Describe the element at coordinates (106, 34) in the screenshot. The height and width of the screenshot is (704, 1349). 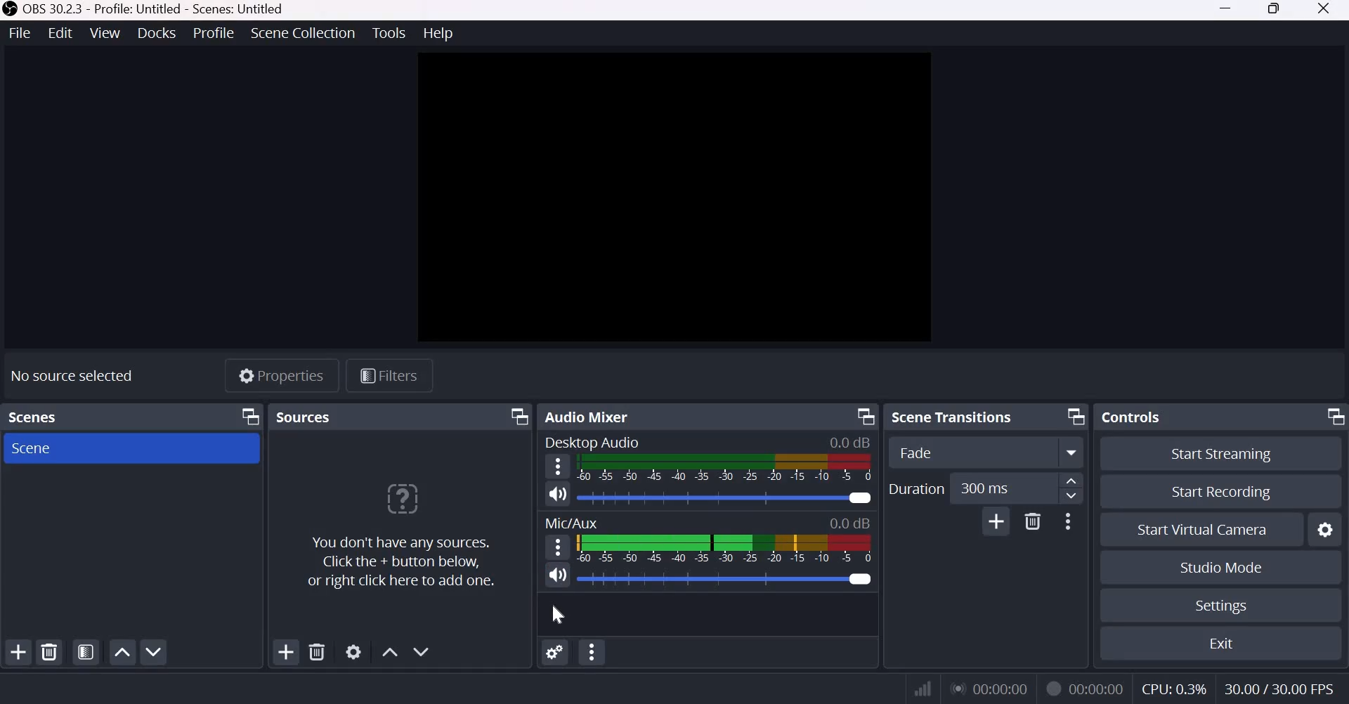
I see `View` at that location.